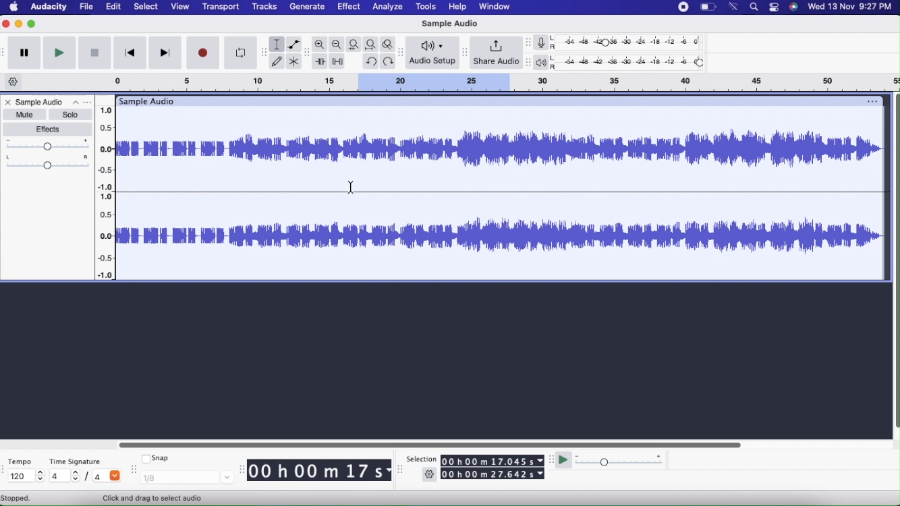  Describe the element at coordinates (851, 7) in the screenshot. I see `date and time` at that location.